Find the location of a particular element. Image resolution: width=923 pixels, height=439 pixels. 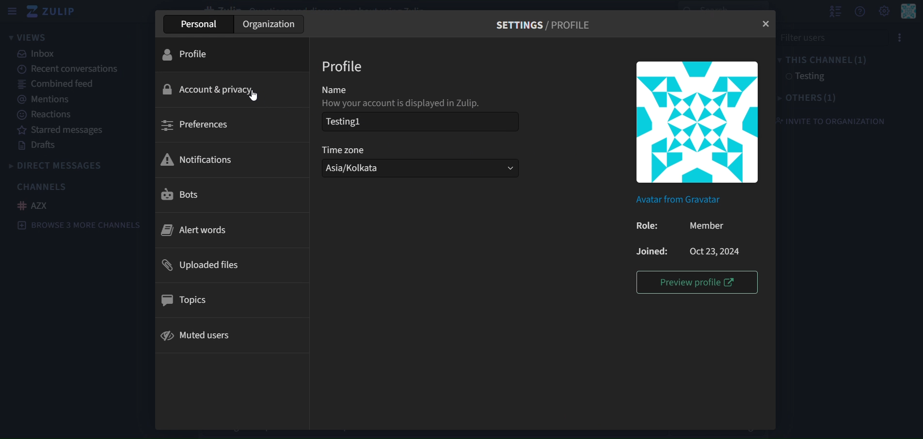

invite to organization is located at coordinates (835, 121).